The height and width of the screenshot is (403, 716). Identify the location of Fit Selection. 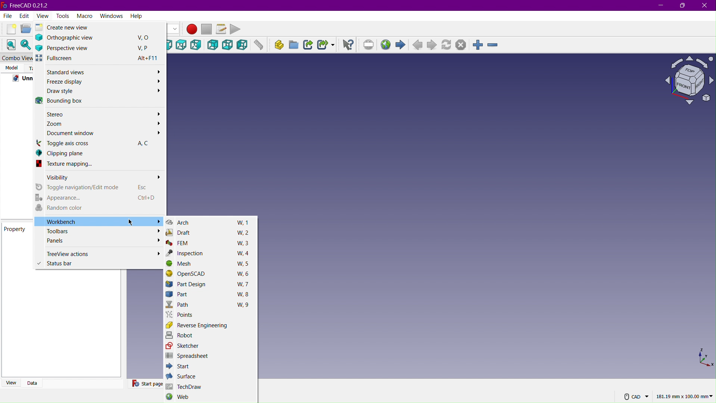
(25, 45).